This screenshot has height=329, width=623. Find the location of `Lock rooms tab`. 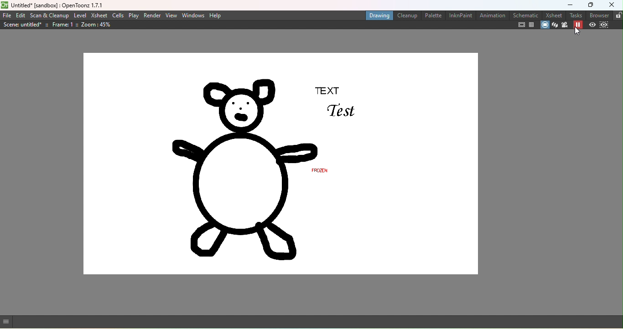

Lock rooms tab is located at coordinates (617, 15).